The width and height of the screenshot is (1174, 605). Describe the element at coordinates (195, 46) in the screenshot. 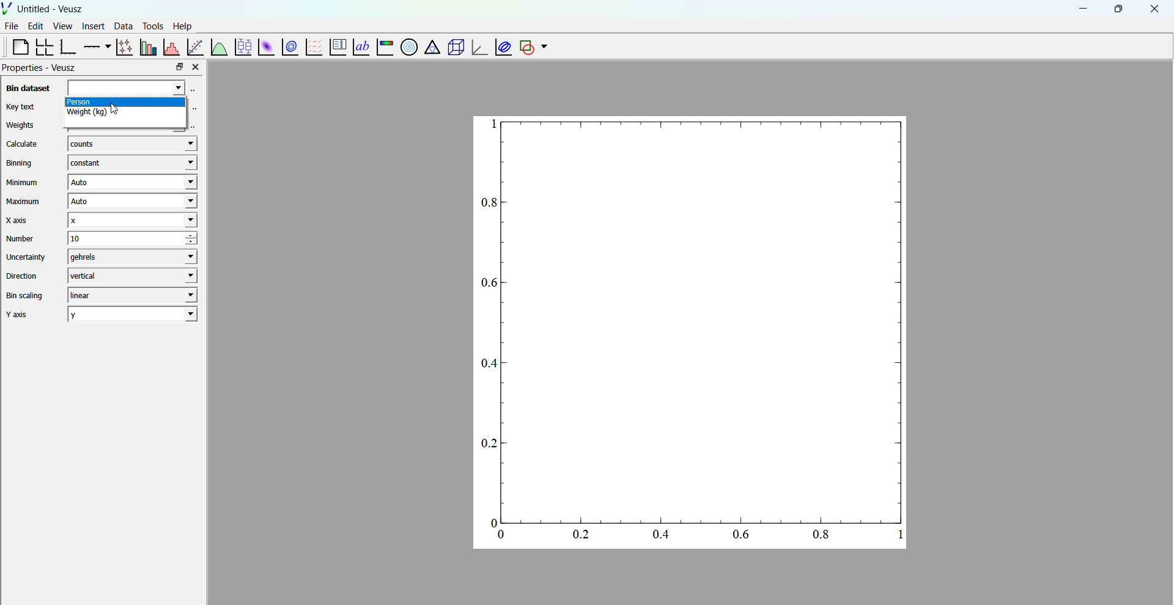

I see `fit a function to a date` at that location.